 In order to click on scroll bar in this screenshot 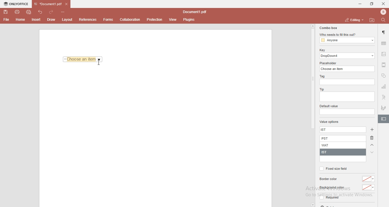, I will do `click(312, 77)`.